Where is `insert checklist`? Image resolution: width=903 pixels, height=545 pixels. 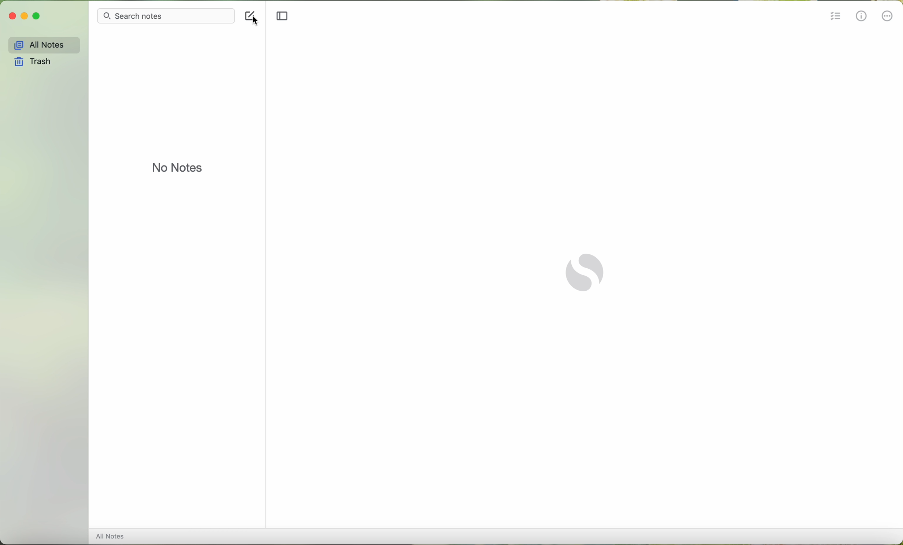 insert checklist is located at coordinates (834, 17).